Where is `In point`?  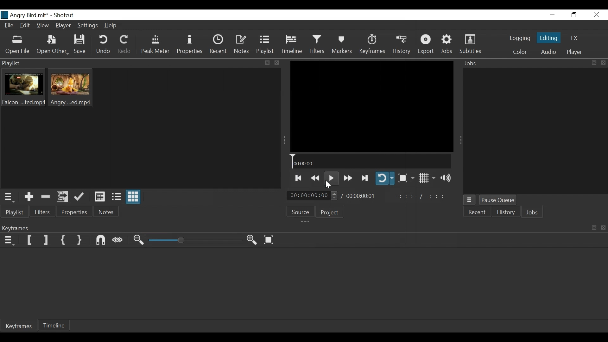 In point is located at coordinates (422, 196).